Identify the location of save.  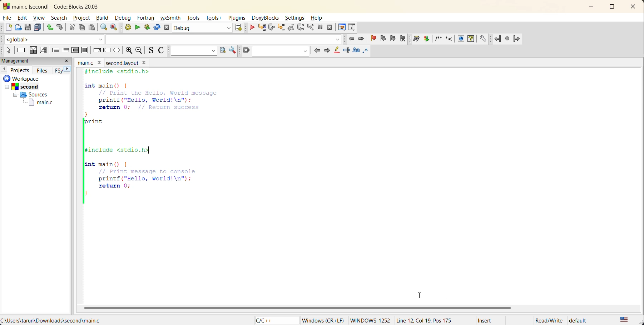
(28, 27).